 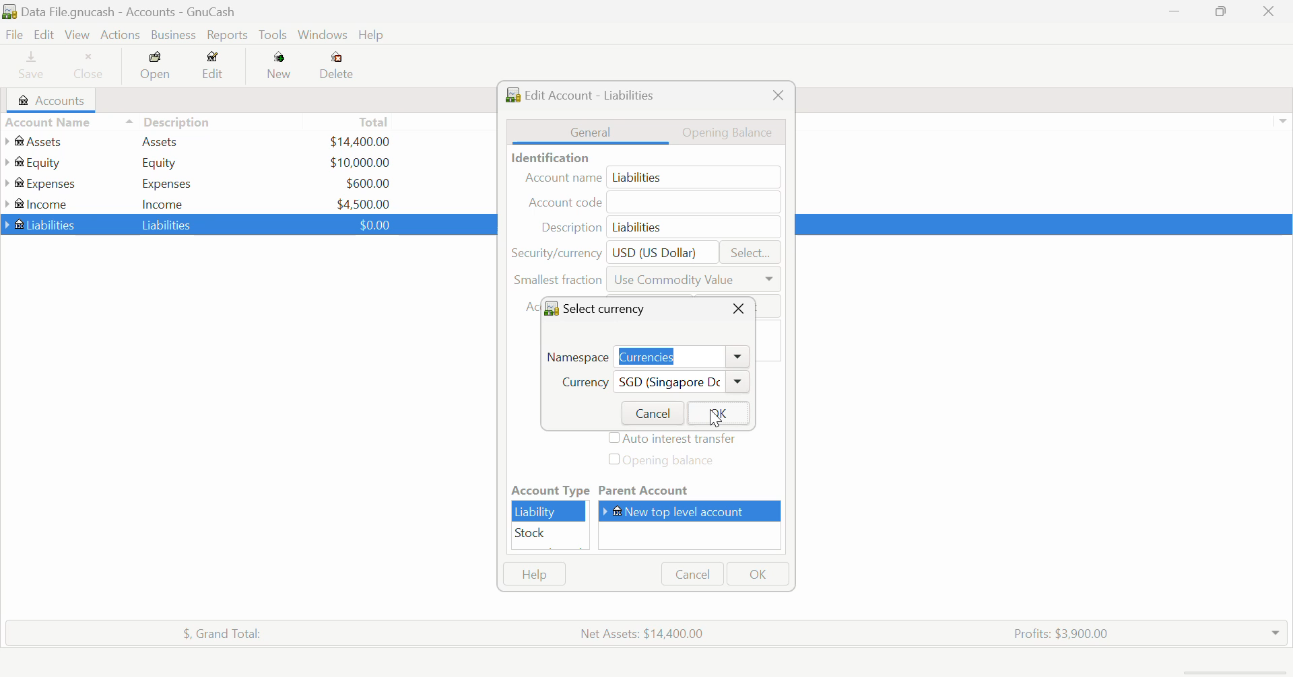 I want to click on Close, so click(x=90, y=67).